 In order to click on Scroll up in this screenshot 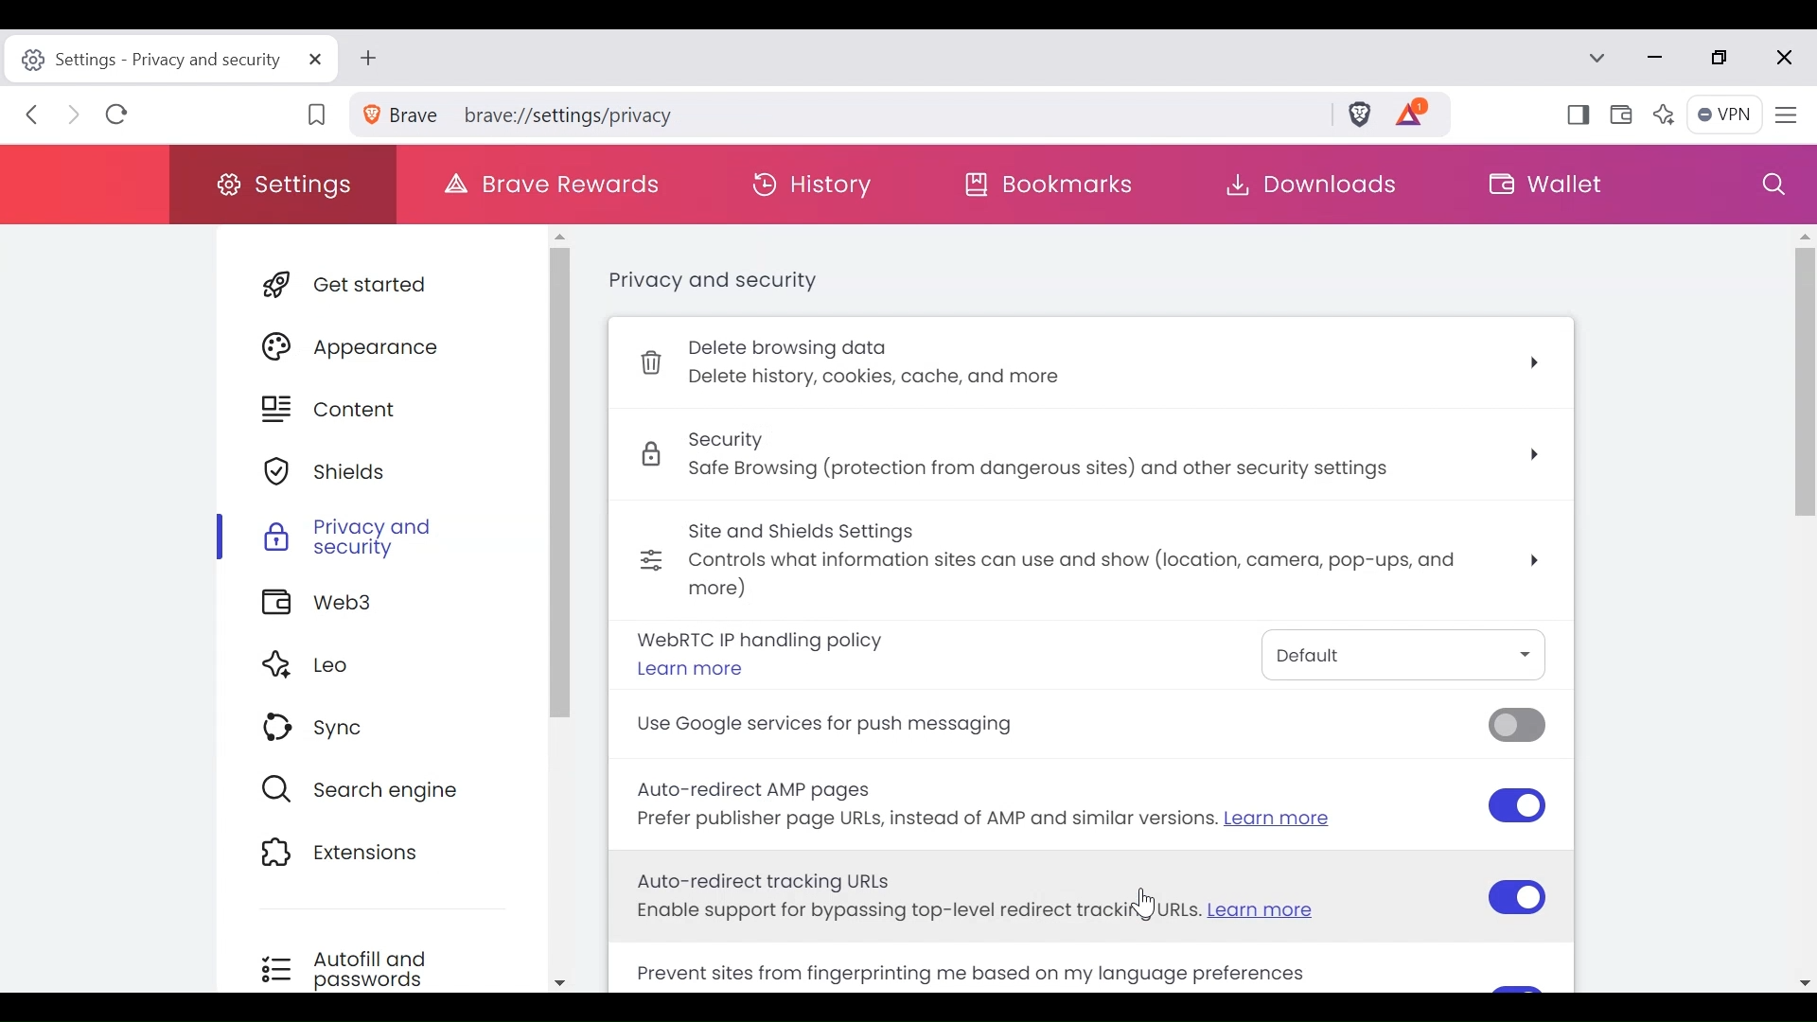, I will do `click(559, 234)`.